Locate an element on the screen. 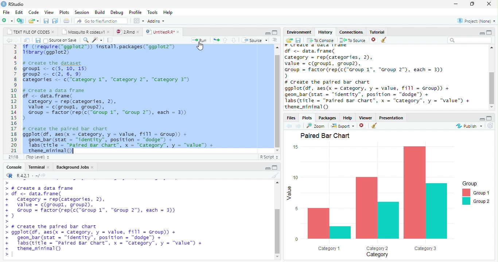 This screenshot has height=262, width=498. go back is located at coordinates (8, 40).